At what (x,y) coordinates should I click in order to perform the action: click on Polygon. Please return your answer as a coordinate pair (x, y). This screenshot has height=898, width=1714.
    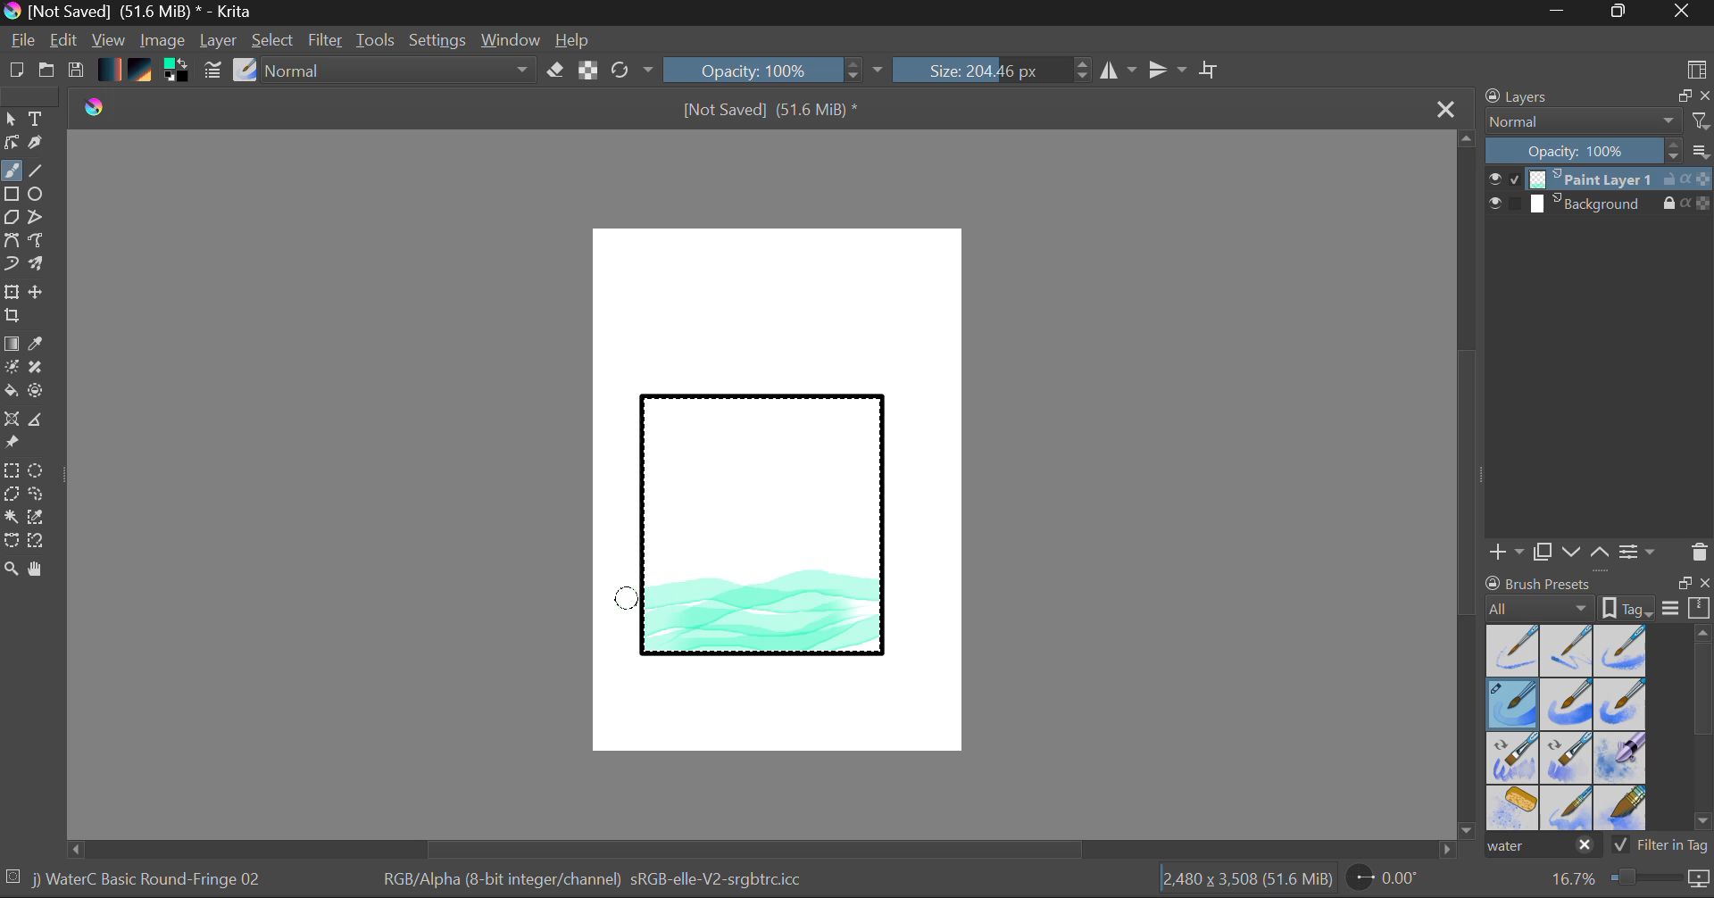
    Looking at the image, I should click on (11, 218).